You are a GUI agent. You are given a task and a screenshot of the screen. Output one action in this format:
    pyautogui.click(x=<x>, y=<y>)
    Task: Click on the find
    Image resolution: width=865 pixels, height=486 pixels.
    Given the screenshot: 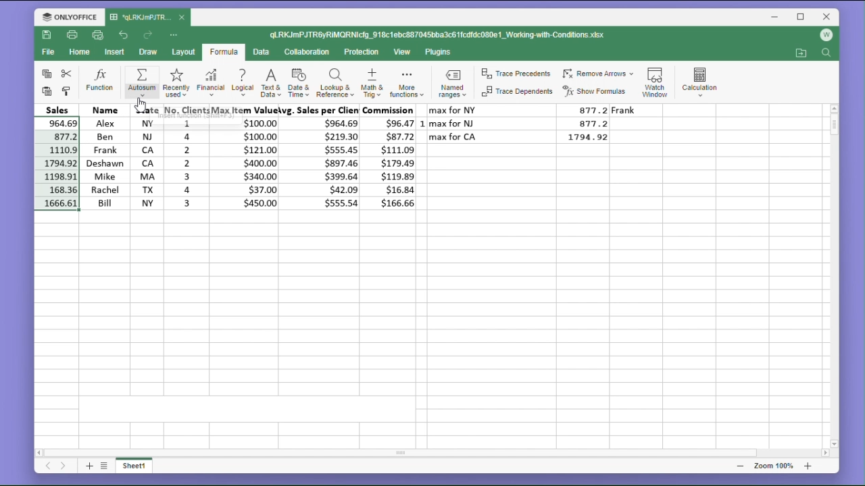 What is the action you would take?
    pyautogui.click(x=828, y=54)
    